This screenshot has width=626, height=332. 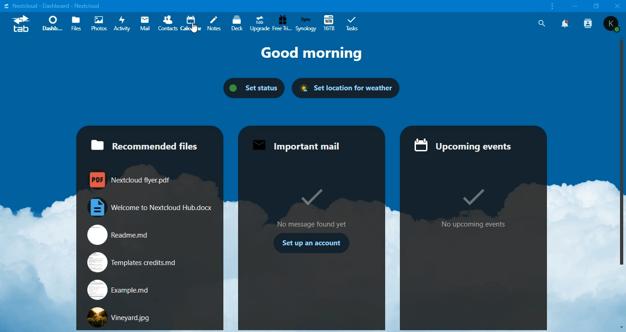 I want to click on search contacts, so click(x=590, y=25).